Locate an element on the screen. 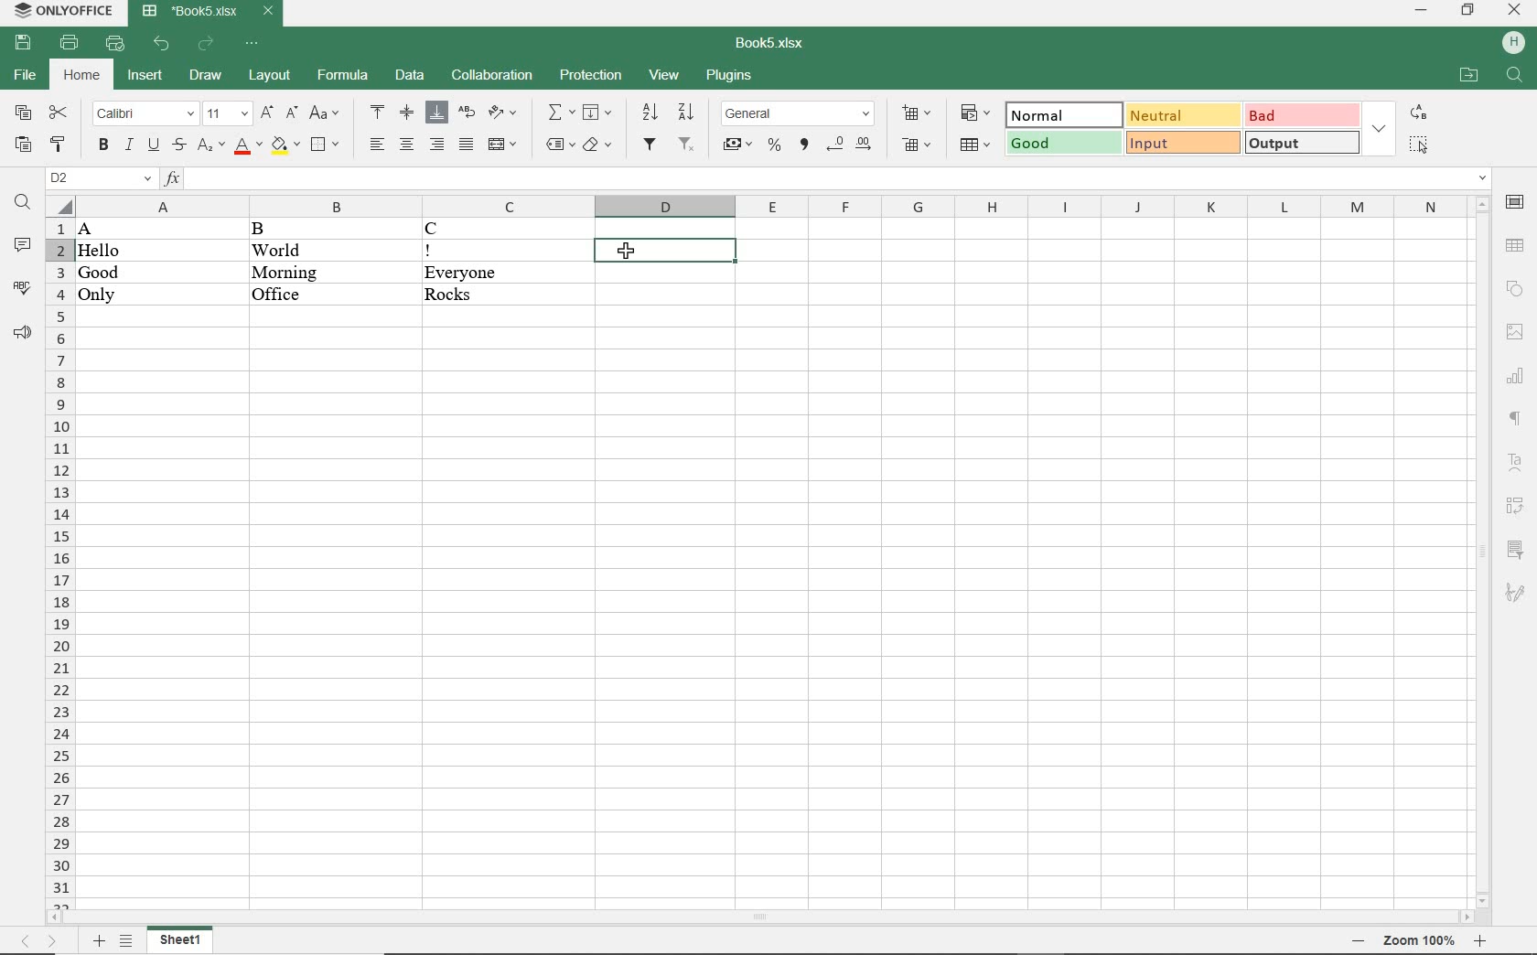 This screenshot has height=955, width=1537. Select All cells is located at coordinates (60, 205).